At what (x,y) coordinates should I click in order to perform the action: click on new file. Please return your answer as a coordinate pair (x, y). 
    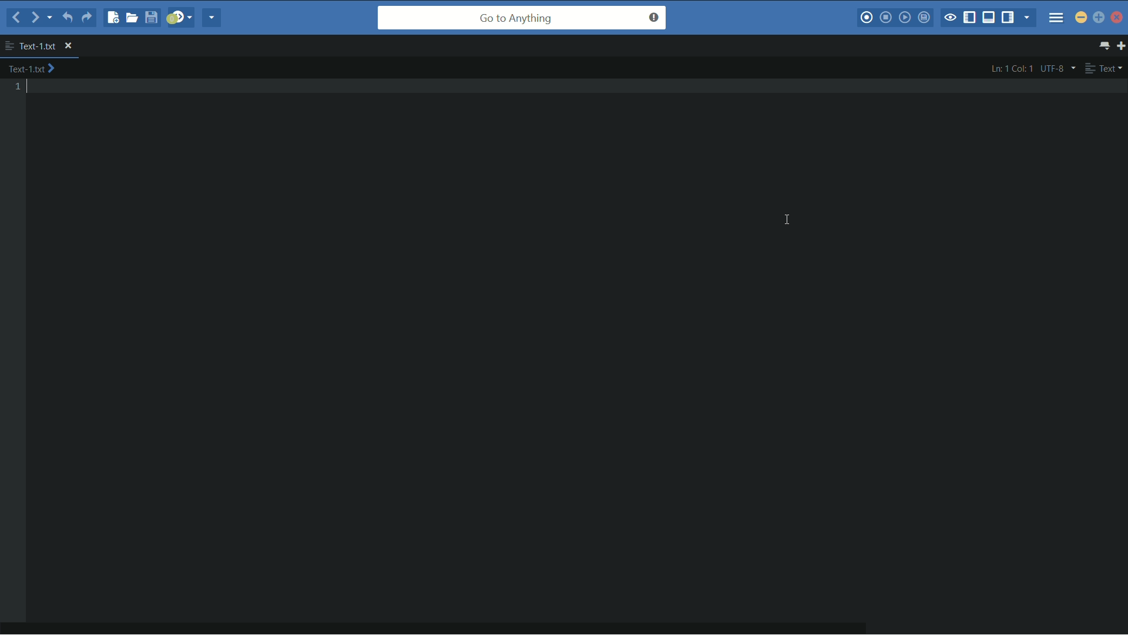
    Looking at the image, I should click on (110, 18).